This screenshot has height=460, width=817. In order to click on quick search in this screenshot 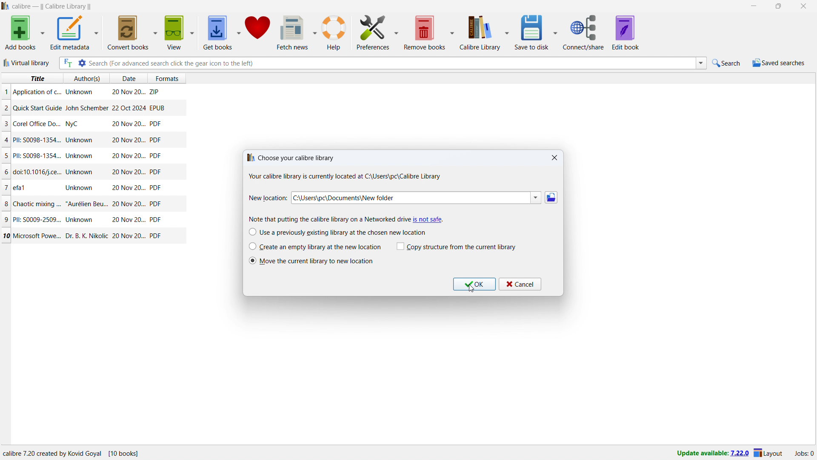, I will do `click(727, 63)`.